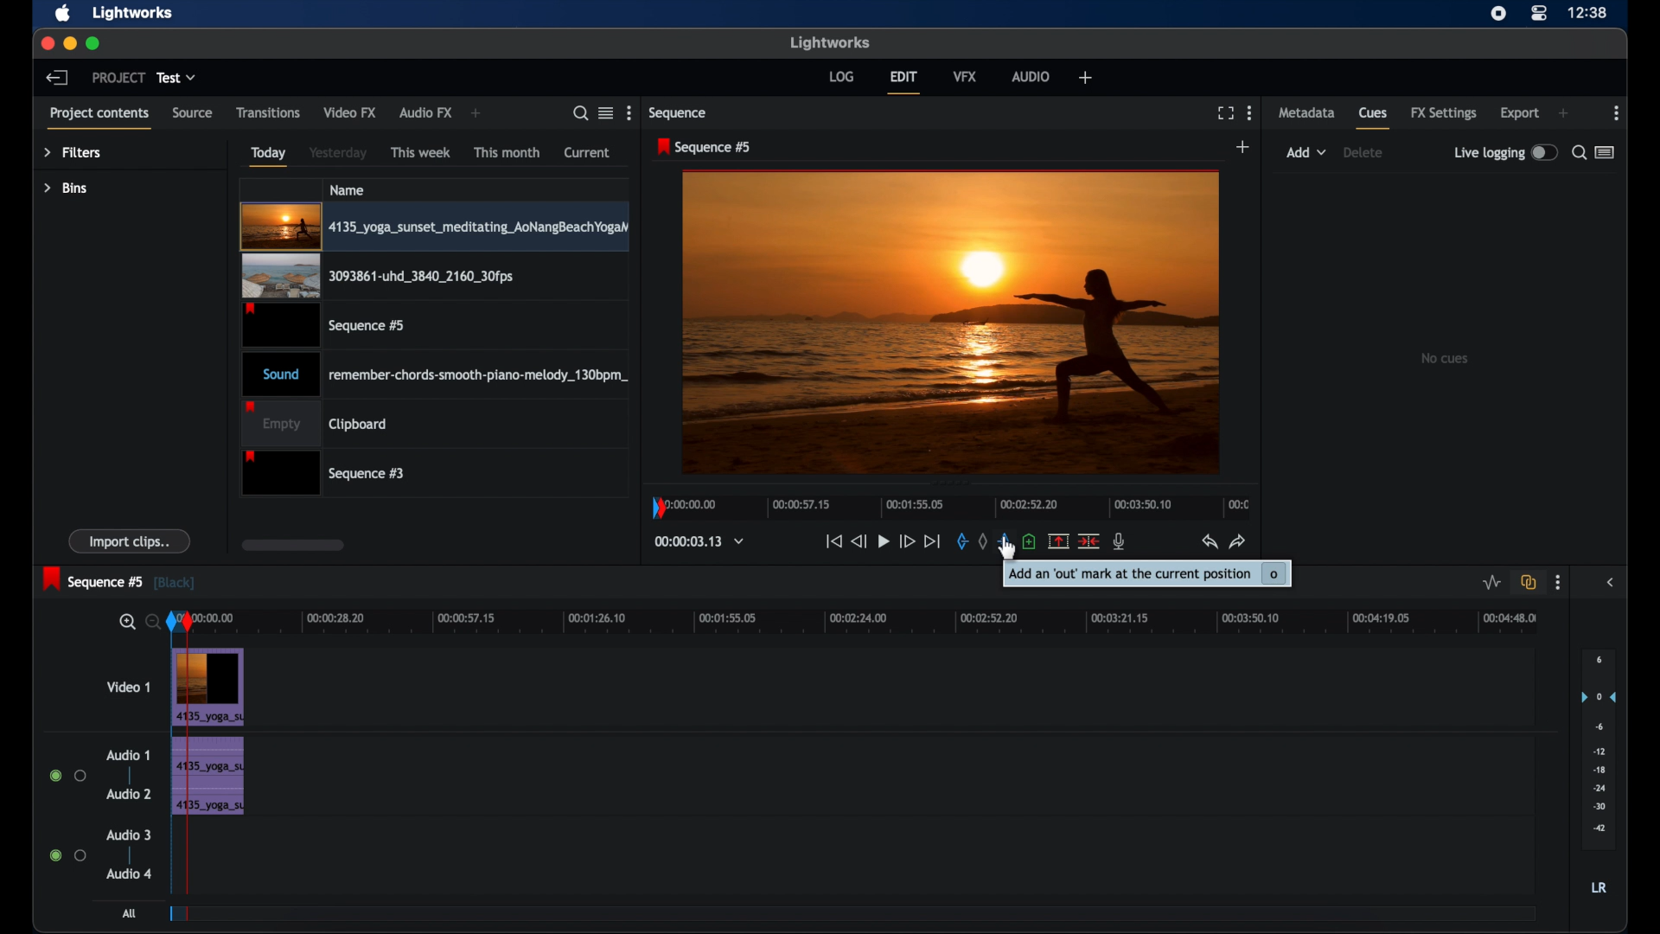 This screenshot has height=934, width=1660. Describe the element at coordinates (910, 621) in the screenshot. I see `timeline scale` at that location.